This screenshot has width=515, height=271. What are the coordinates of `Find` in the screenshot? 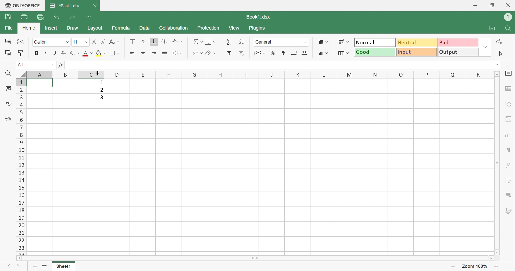 It's located at (8, 73).